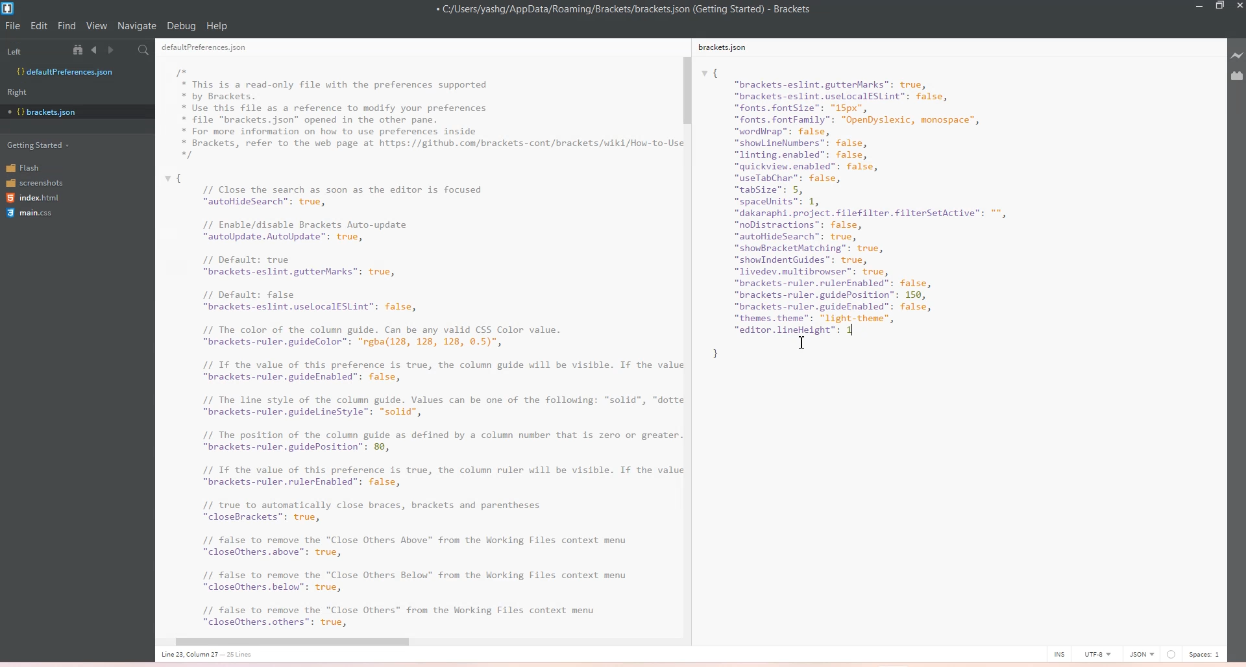 This screenshot has width=1246, height=667. I want to click on Horizontal scroll bar, so click(411, 642).